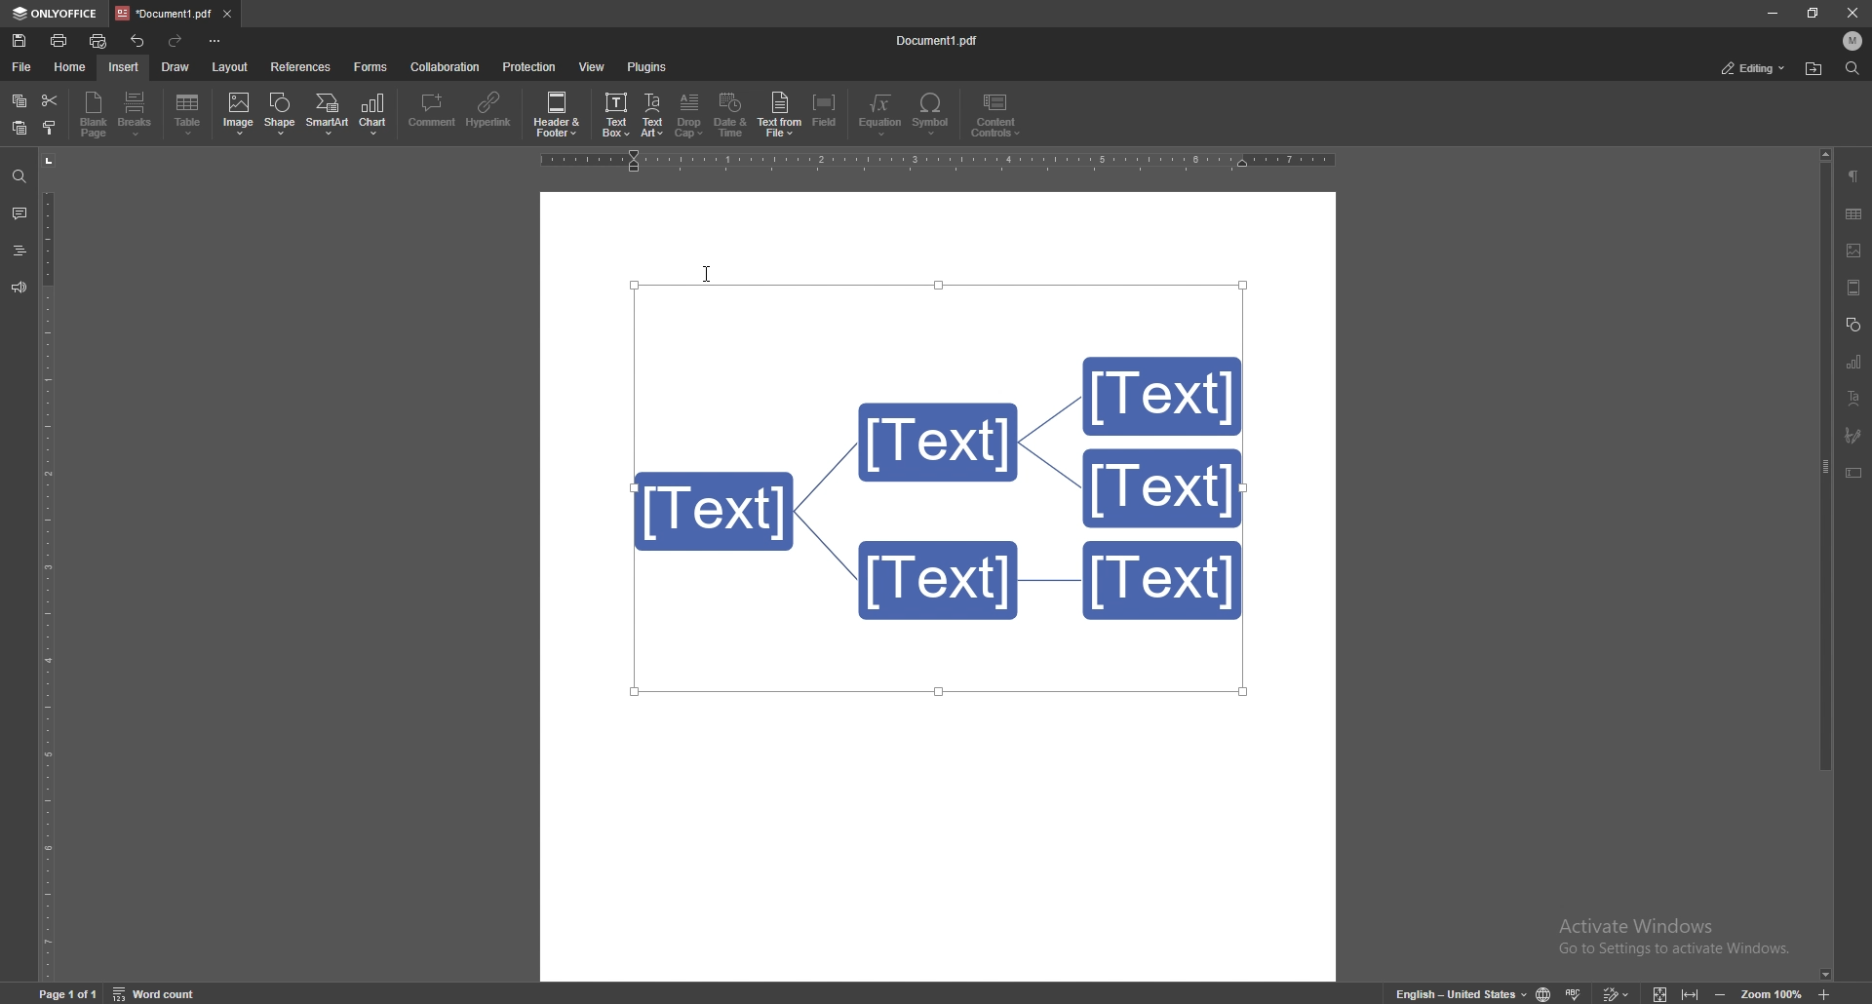 Image resolution: width=1872 pixels, height=1004 pixels. Describe the element at coordinates (1851, 16) in the screenshot. I see `` at that location.